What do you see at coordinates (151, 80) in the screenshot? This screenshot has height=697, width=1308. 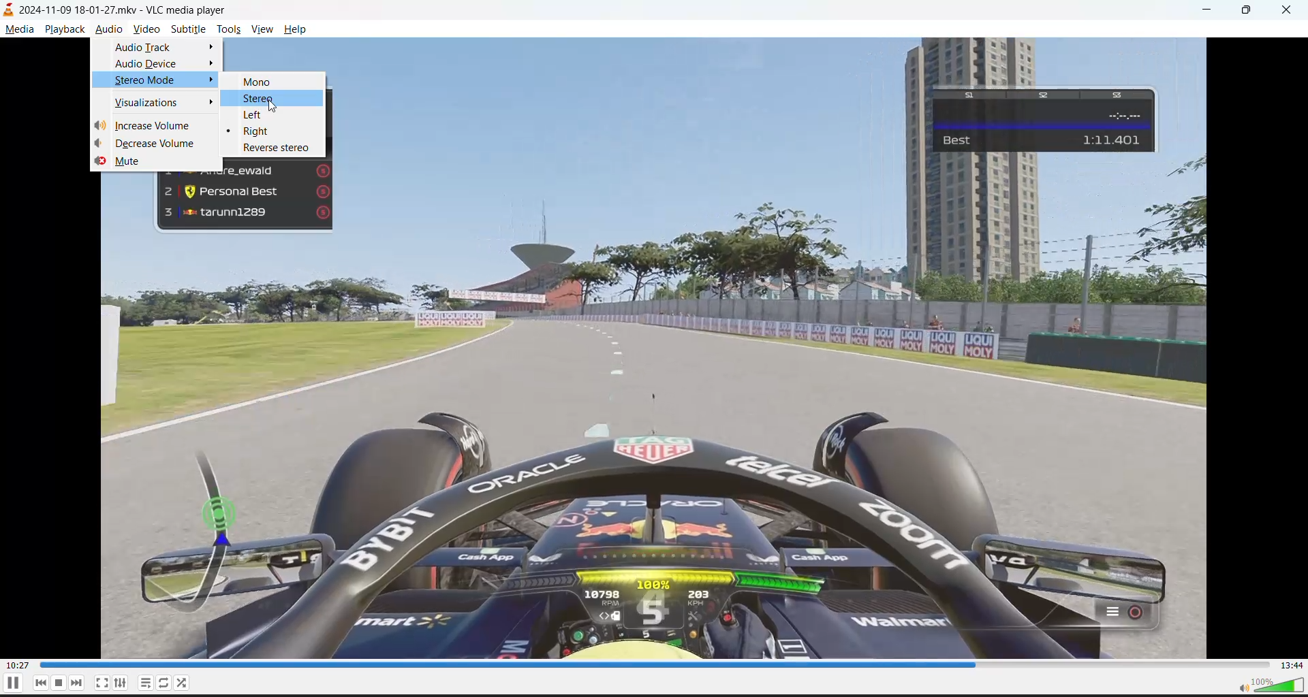 I see `stereo mode` at bounding box center [151, 80].